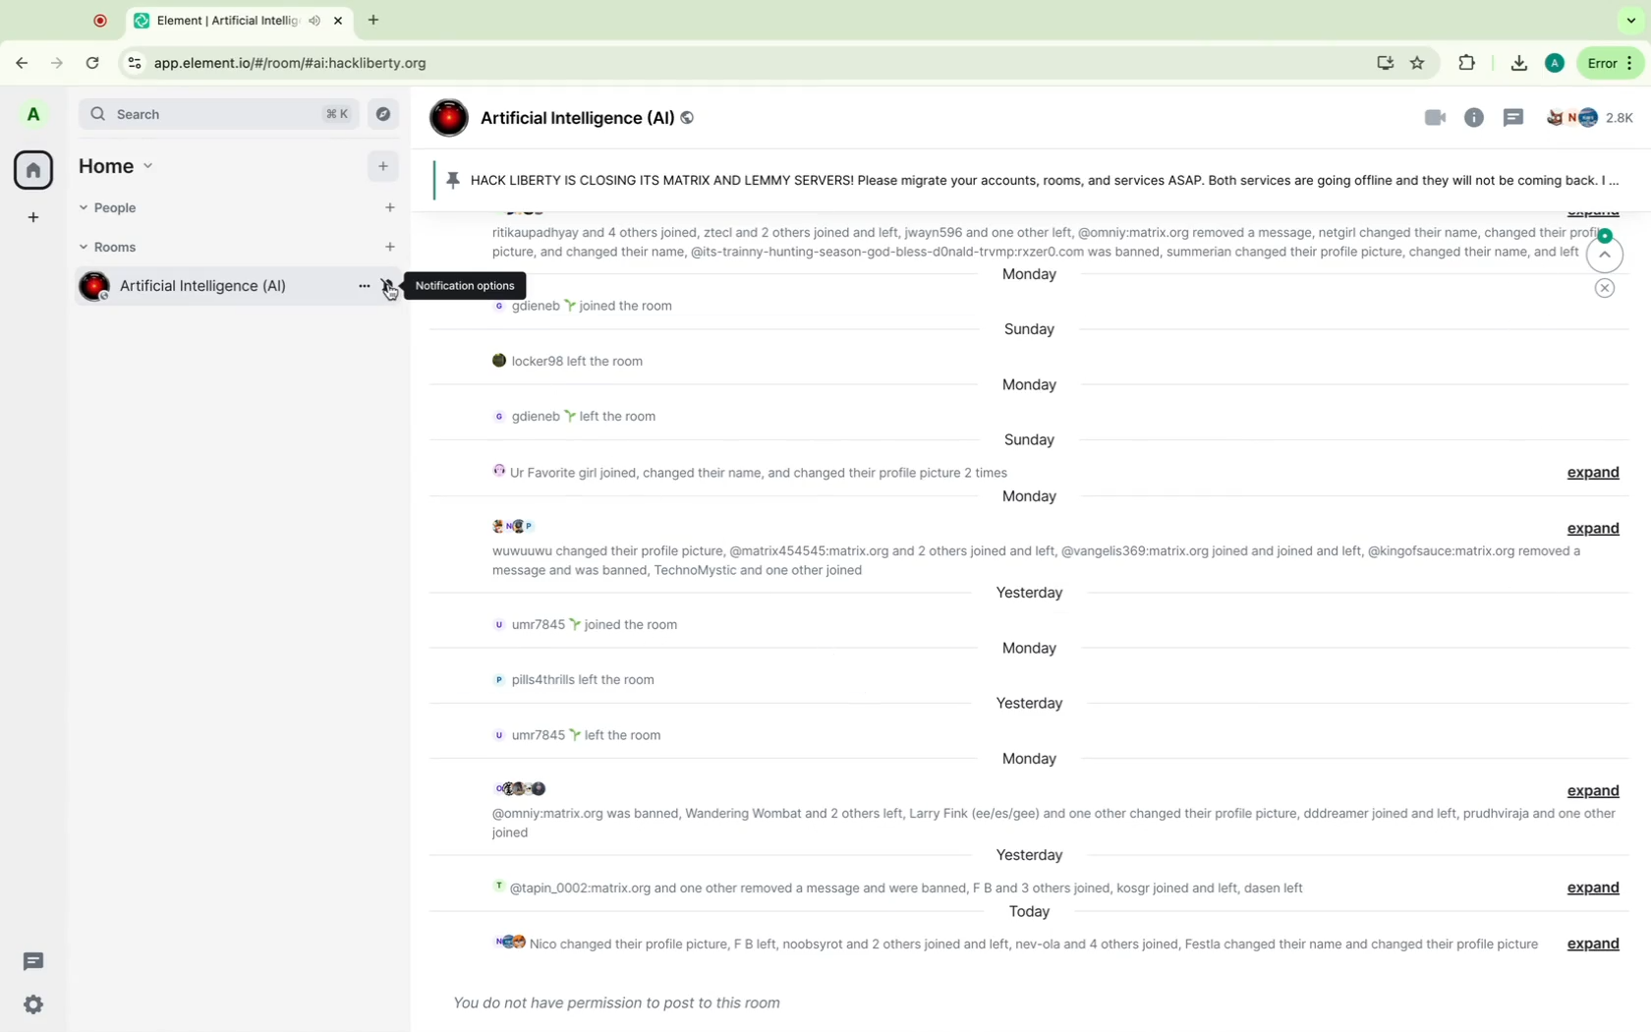 Image resolution: width=1651 pixels, height=1032 pixels. What do you see at coordinates (569, 362) in the screenshot?
I see `message` at bounding box center [569, 362].